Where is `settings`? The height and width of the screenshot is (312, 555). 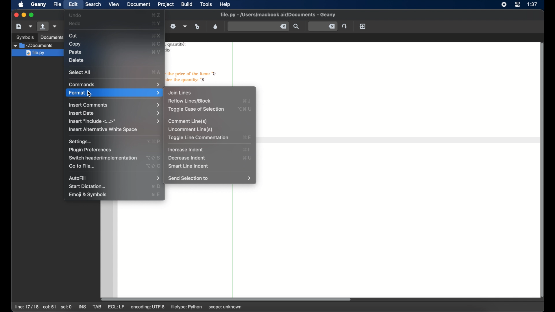
settings is located at coordinates (82, 142).